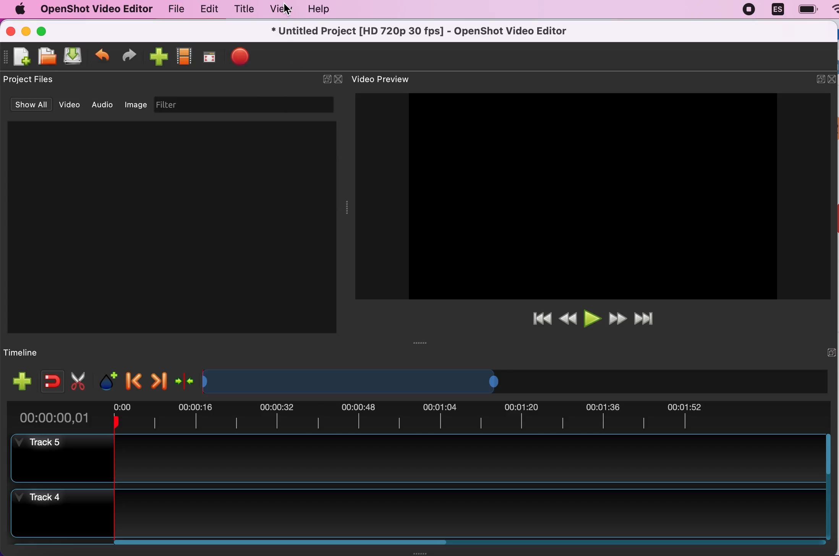 This screenshot has height=556, width=839. I want to click on center the timeline, so click(185, 379).